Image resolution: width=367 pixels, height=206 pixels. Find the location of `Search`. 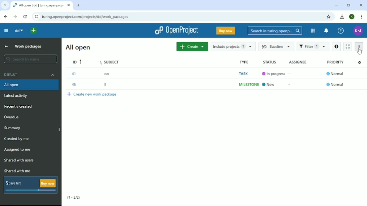

Search is located at coordinates (275, 31).